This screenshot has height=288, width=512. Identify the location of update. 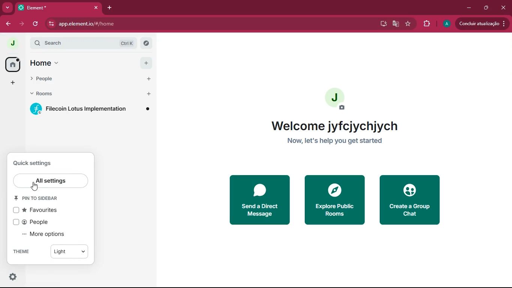
(481, 24).